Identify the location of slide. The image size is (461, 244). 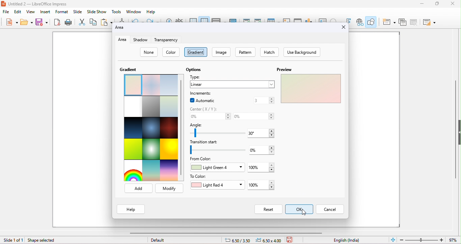
(78, 11).